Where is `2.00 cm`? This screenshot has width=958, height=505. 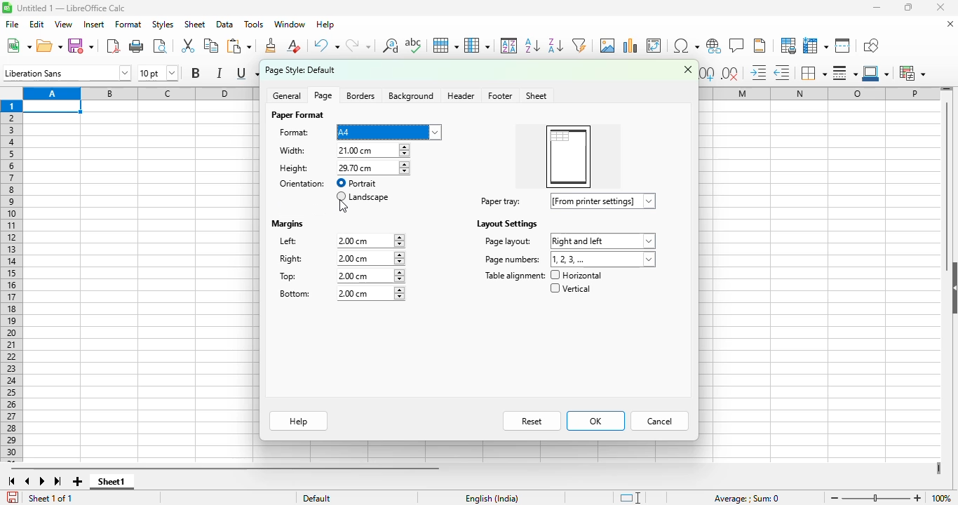
2.00 cm is located at coordinates (370, 294).